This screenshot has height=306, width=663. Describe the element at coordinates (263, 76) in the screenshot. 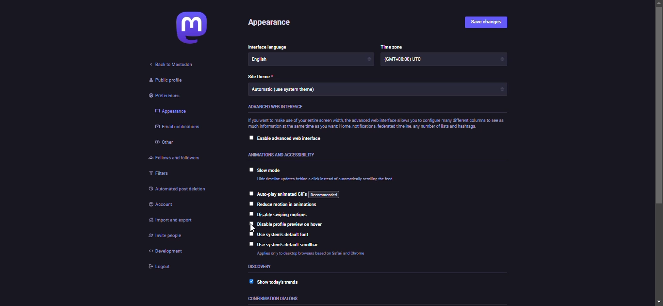

I see `theme` at that location.